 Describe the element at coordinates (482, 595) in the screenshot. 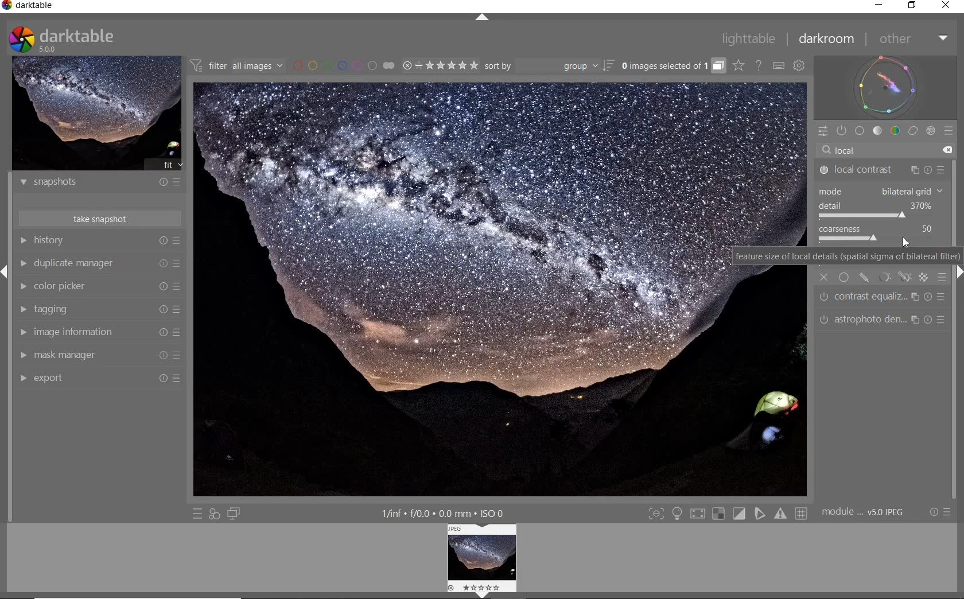

I see `hide bottom menu • shift +ctrl+b` at that location.